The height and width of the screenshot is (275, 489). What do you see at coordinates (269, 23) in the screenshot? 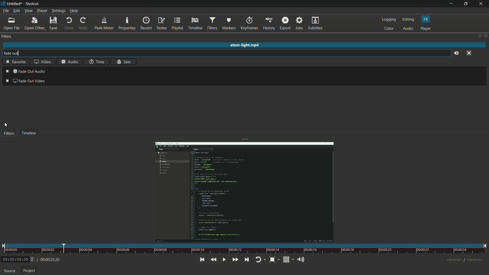
I see `history` at bounding box center [269, 23].